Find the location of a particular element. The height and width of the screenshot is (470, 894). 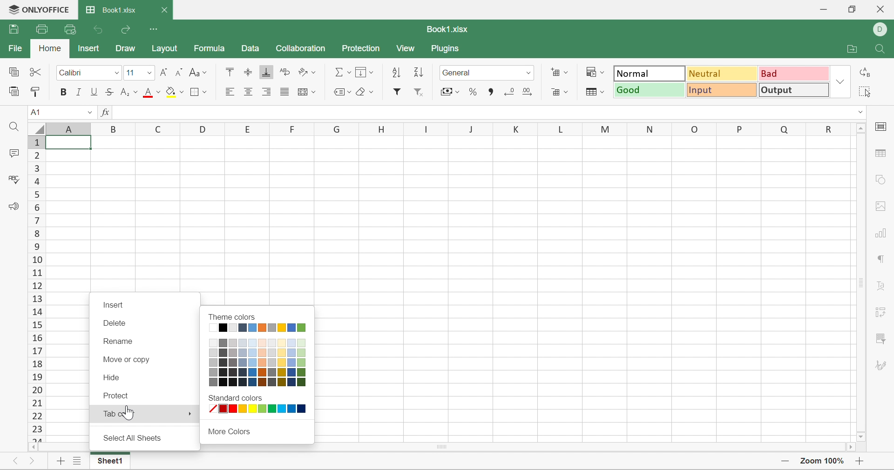

 is located at coordinates (363, 72).